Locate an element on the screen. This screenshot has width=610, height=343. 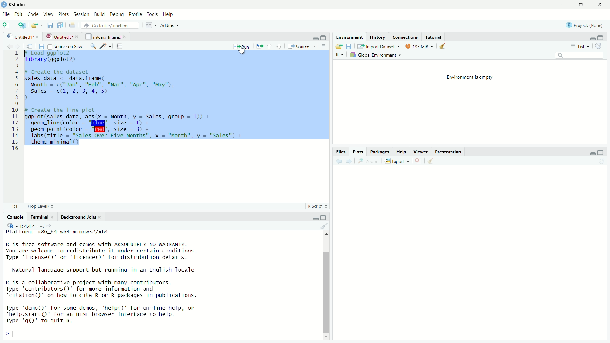
refresh is located at coordinates (601, 46).